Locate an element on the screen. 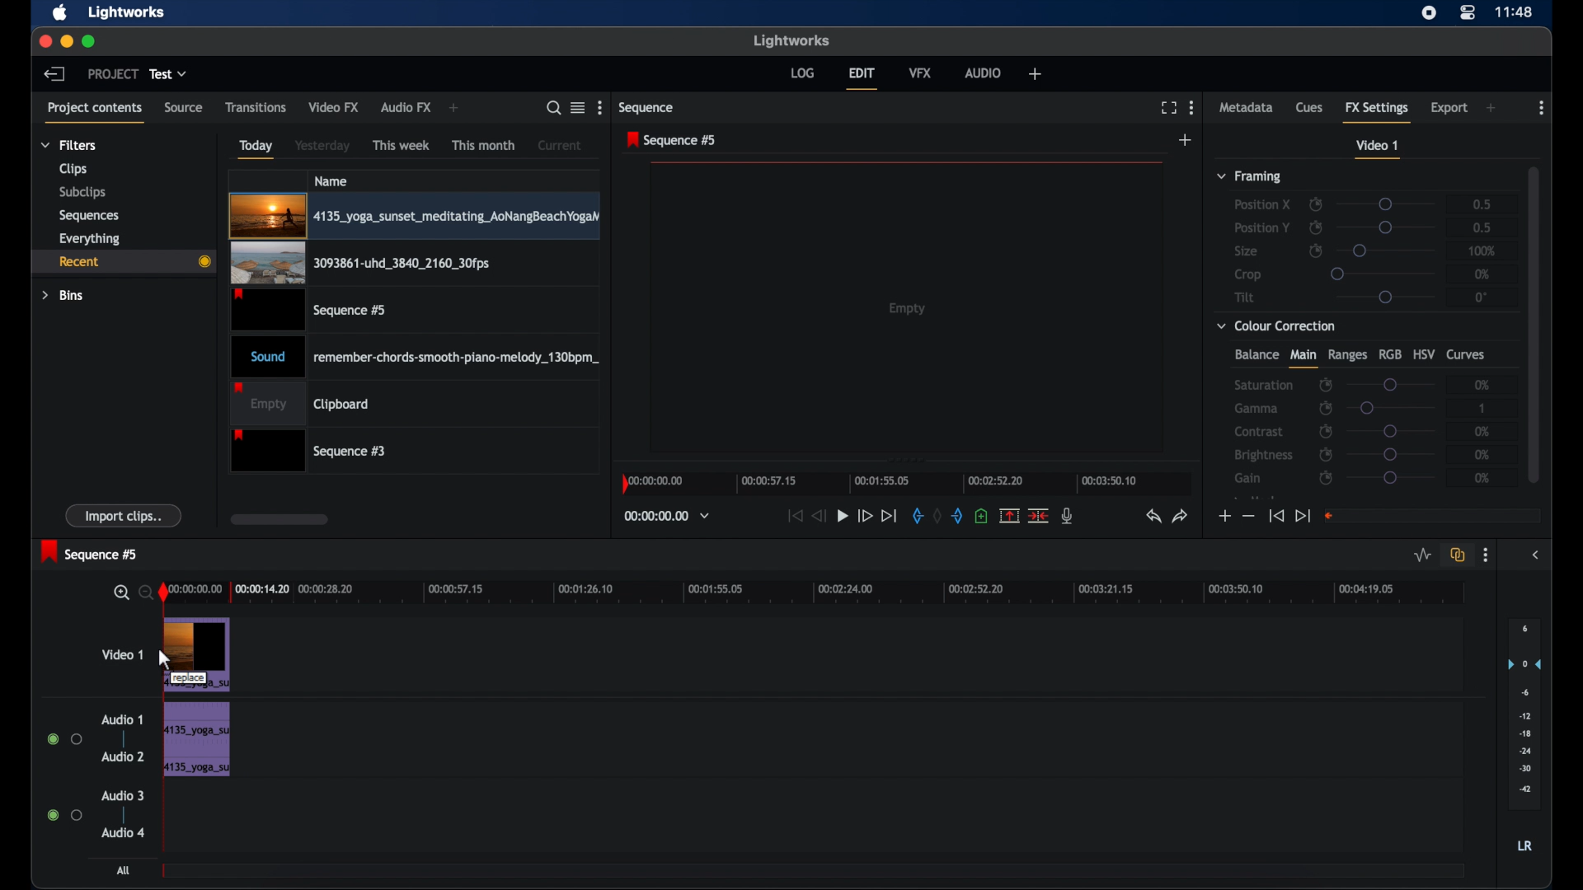 This screenshot has height=890, width=1583. empty field is located at coordinates (1433, 515).